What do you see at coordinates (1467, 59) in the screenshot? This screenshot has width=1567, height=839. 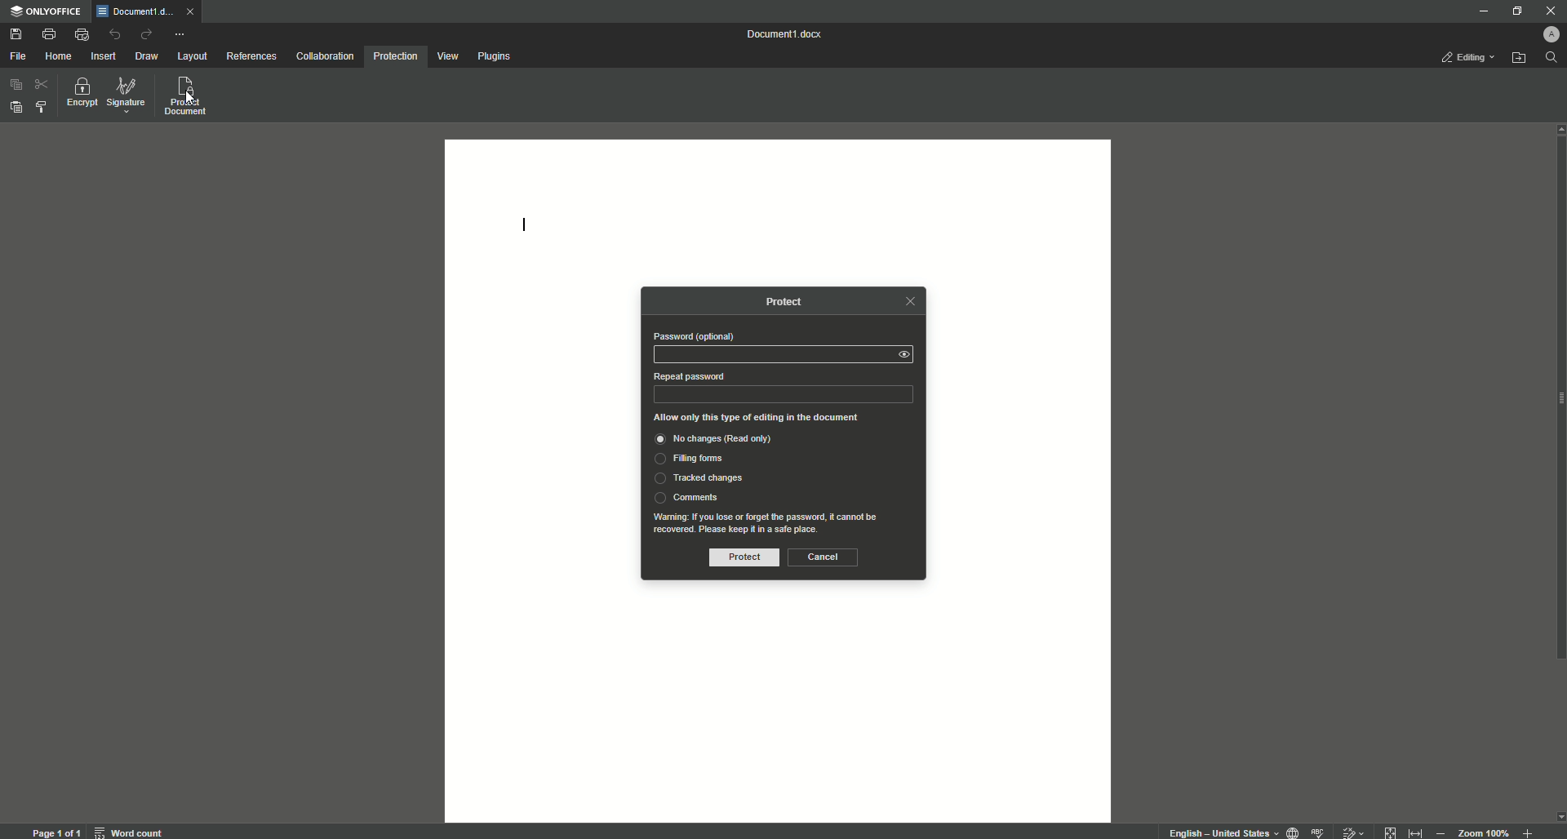 I see `Editing` at bounding box center [1467, 59].